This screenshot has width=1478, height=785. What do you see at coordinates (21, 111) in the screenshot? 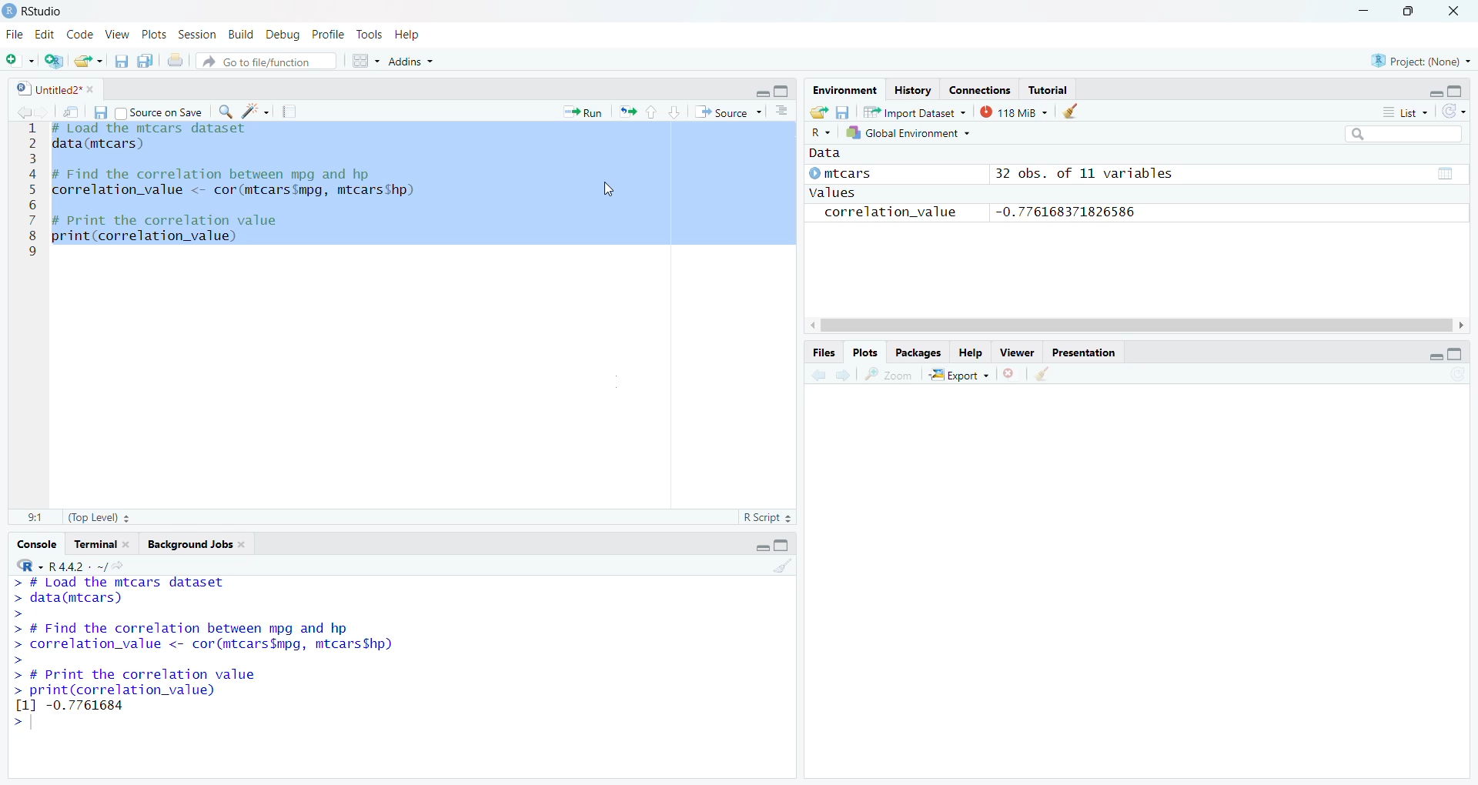
I see `Go back to the previous source location (Ctrl + F9)` at bounding box center [21, 111].